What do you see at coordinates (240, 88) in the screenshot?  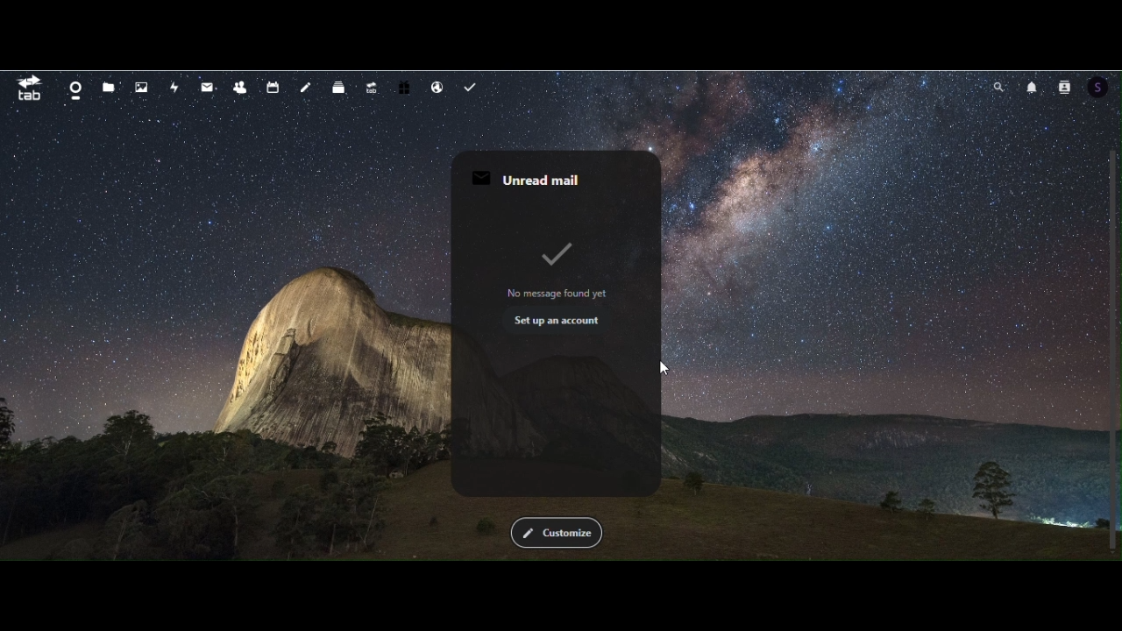 I see `contacts` at bounding box center [240, 88].